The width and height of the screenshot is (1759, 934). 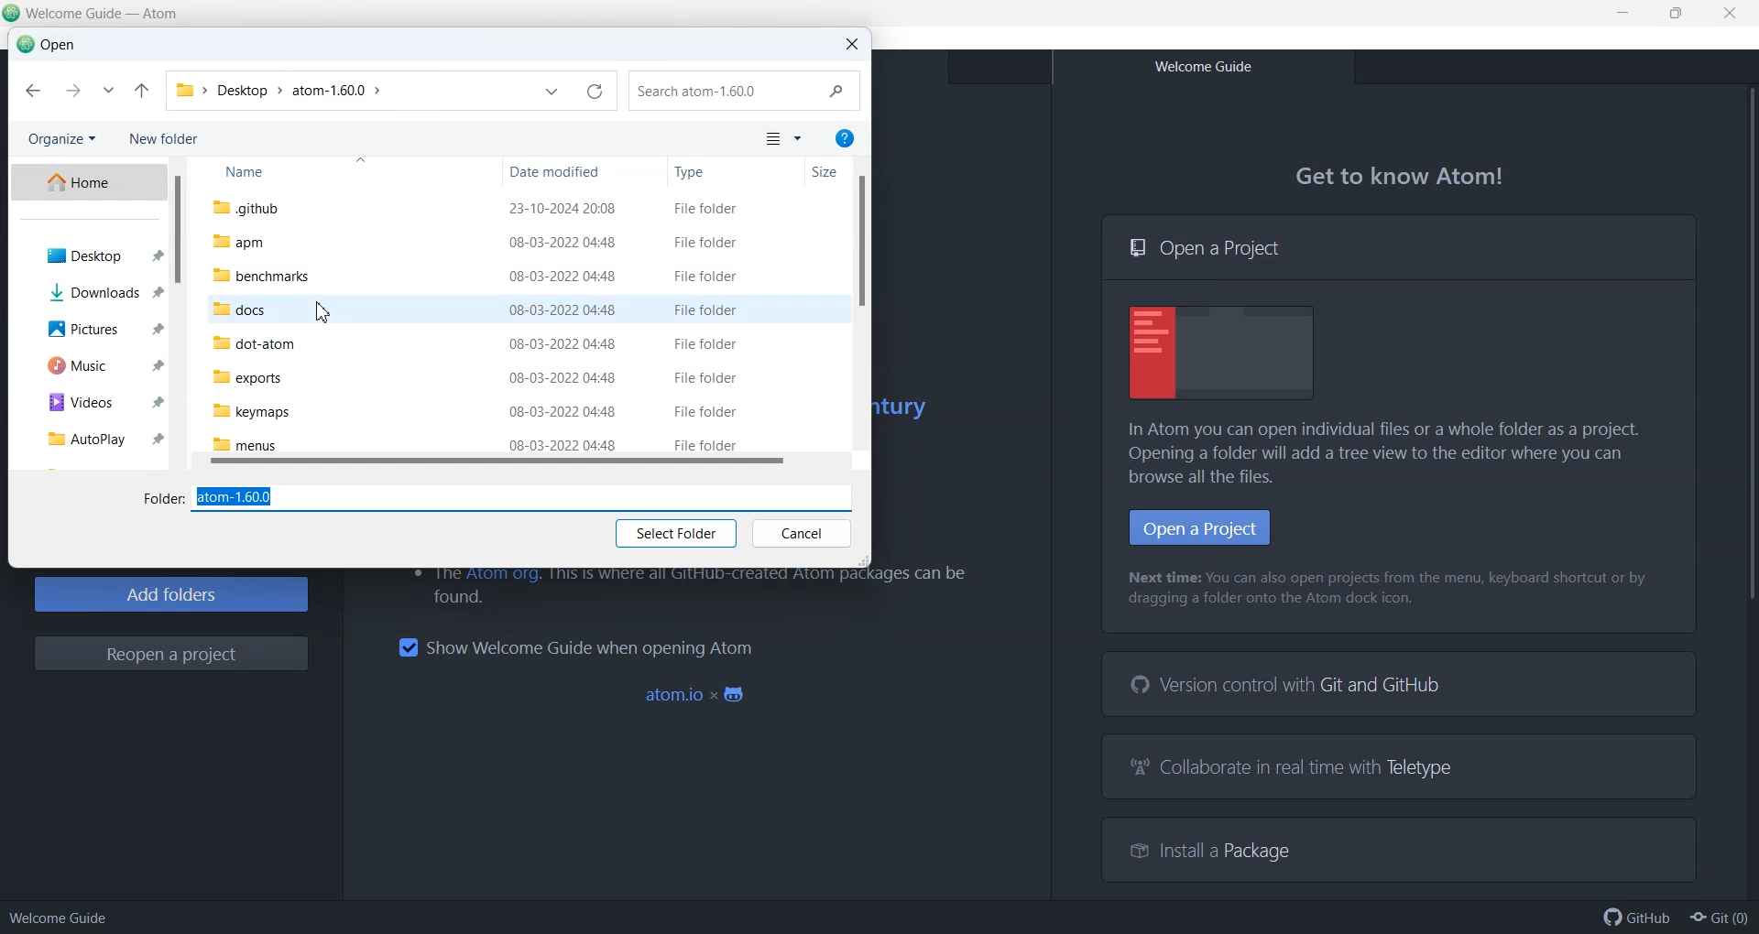 I want to click on Vertical slide bar, so click(x=861, y=252).